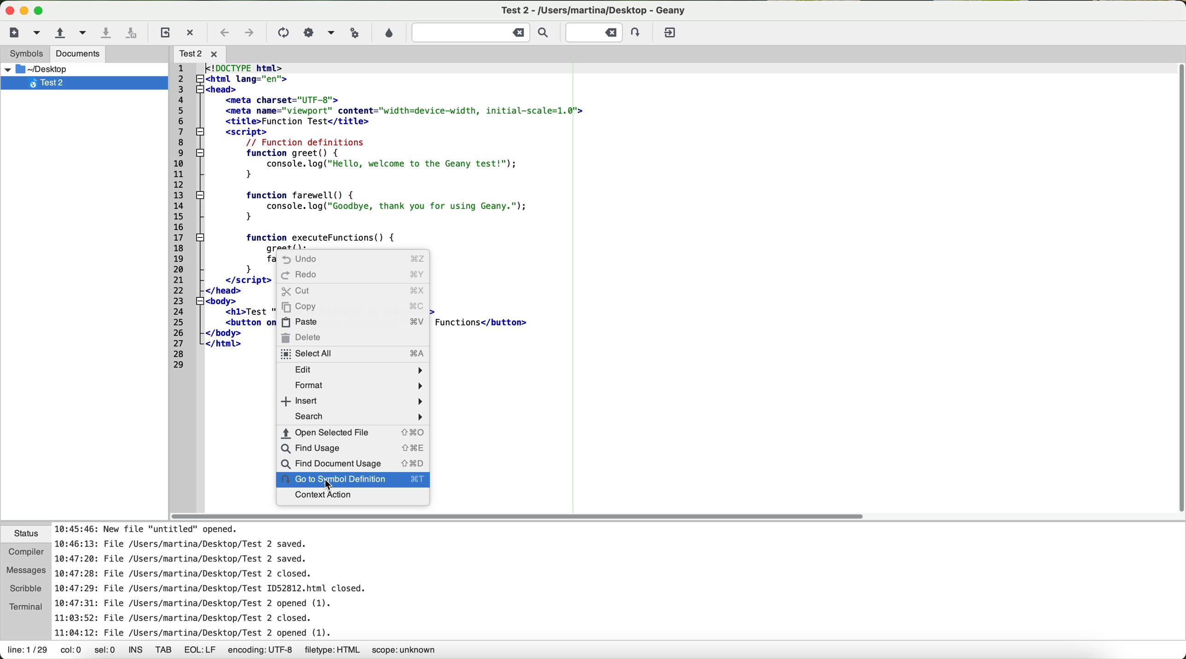 The image size is (1186, 659). What do you see at coordinates (191, 32) in the screenshot?
I see `quit the current file` at bounding box center [191, 32].